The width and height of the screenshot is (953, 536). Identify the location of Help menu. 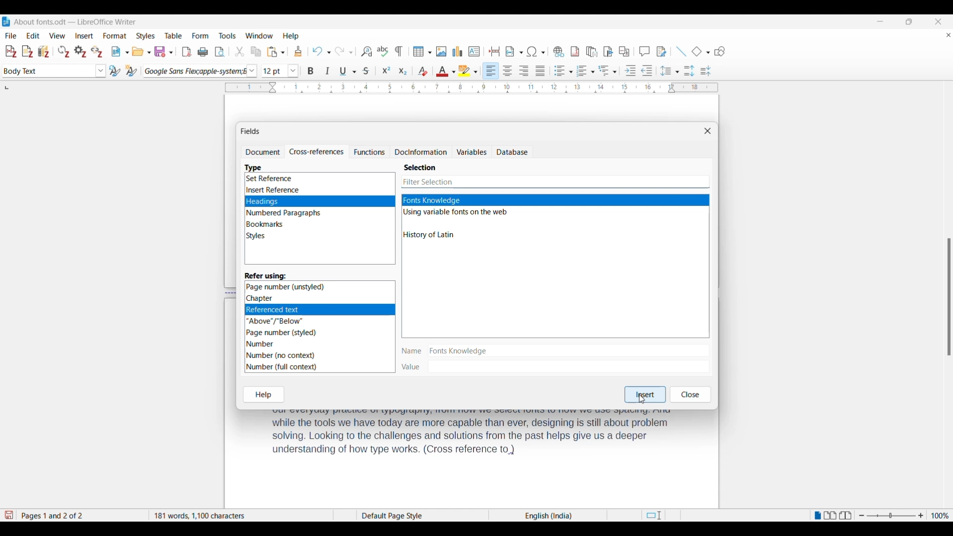
(291, 36).